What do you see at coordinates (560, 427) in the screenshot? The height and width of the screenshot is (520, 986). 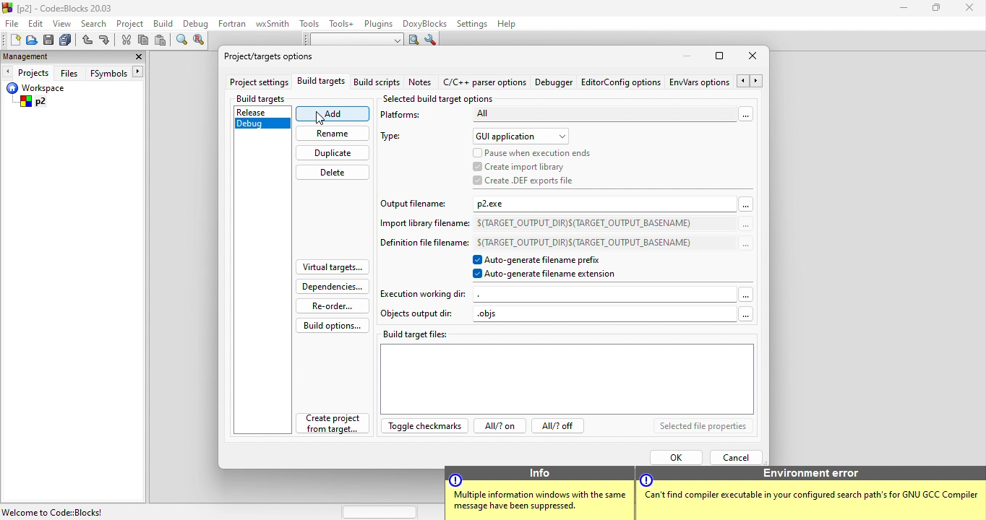 I see `all? off` at bounding box center [560, 427].